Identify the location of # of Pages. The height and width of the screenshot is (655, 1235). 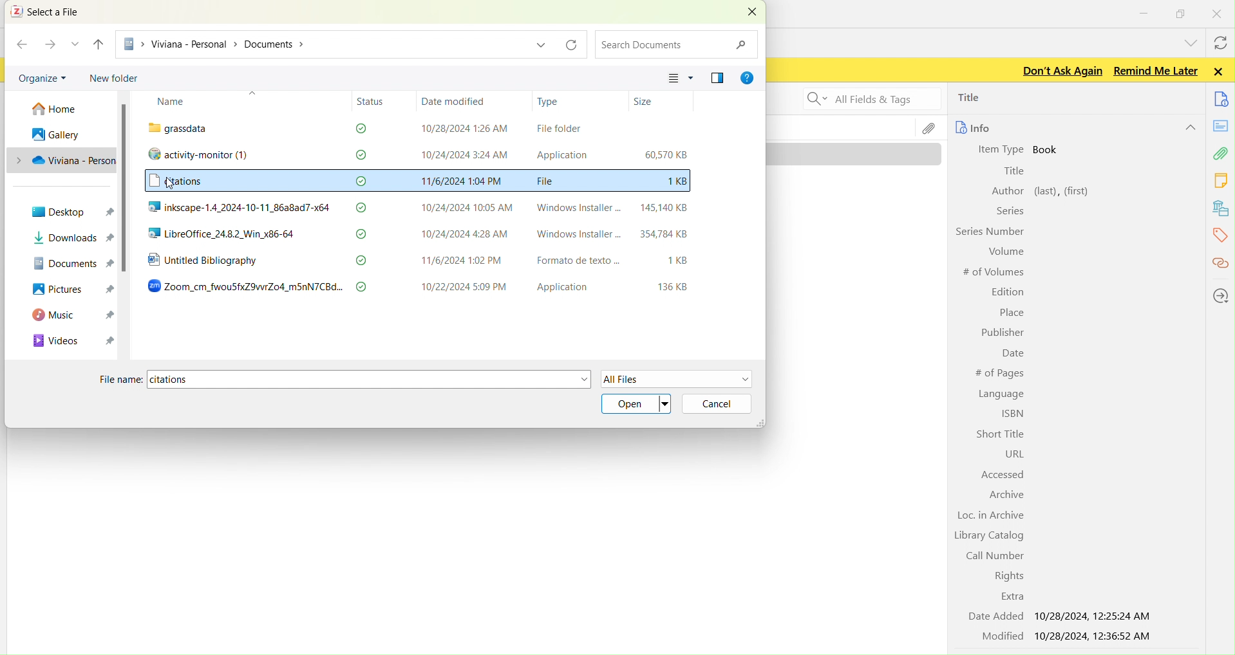
(999, 373).